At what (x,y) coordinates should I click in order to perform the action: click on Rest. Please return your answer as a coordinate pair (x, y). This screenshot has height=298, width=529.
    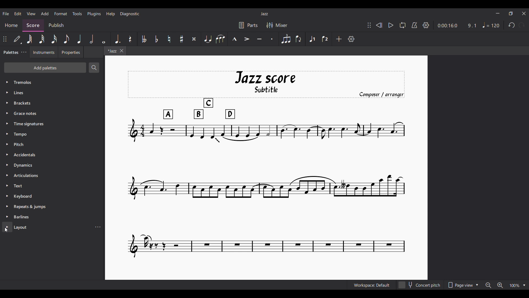
    Looking at the image, I should click on (130, 39).